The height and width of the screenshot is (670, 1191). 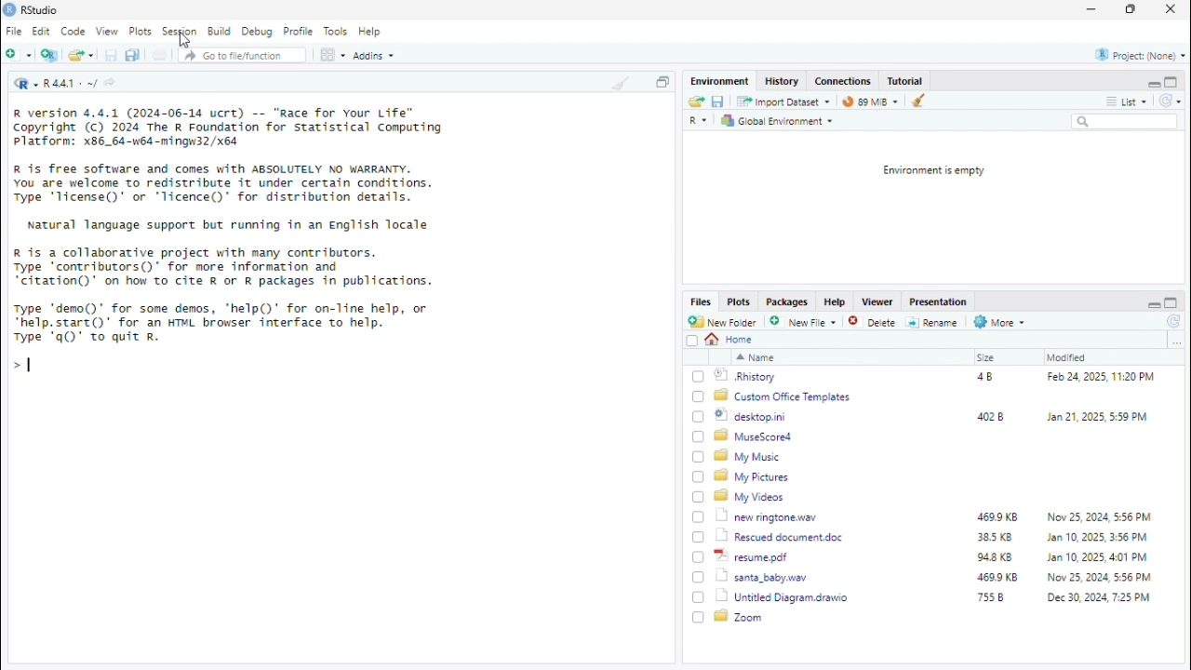 What do you see at coordinates (81, 53) in the screenshot?
I see `open file` at bounding box center [81, 53].